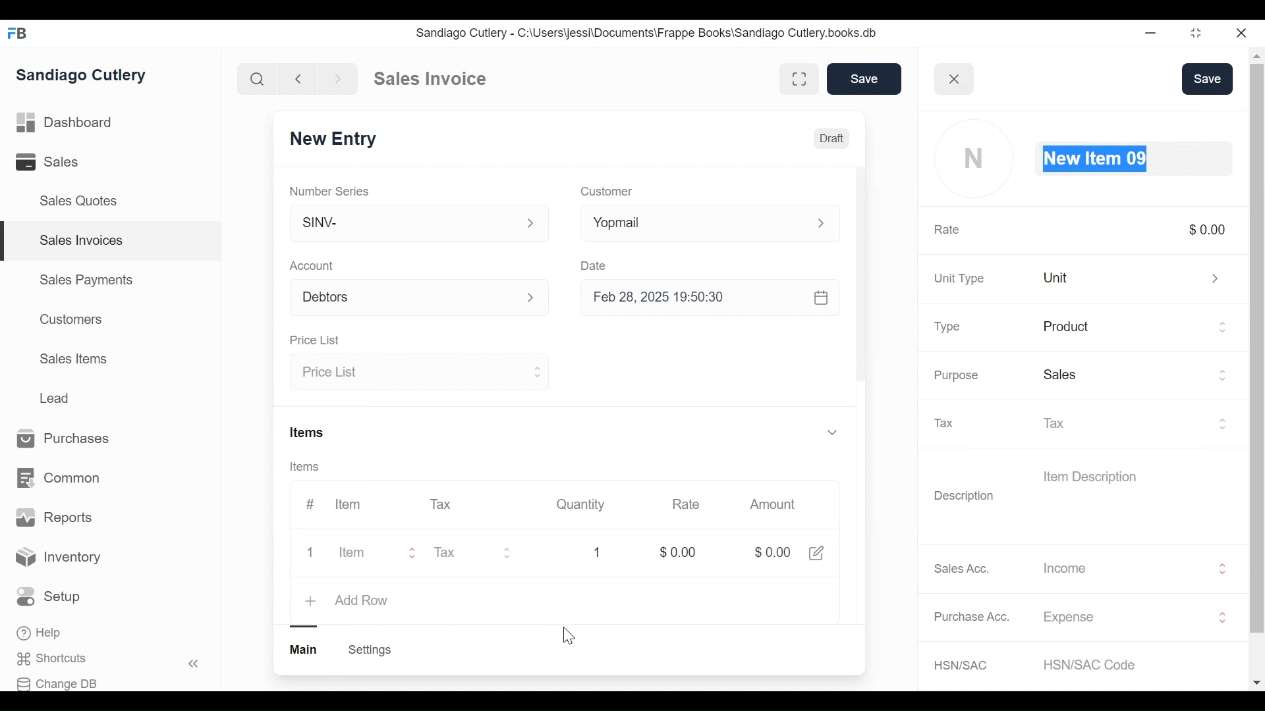 The height and width of the screenshot is (711, 1265). What do you see at coordinates (959, 569) in the screenshot?
I see `Sales Acc.` at bounding box center [959, 569].